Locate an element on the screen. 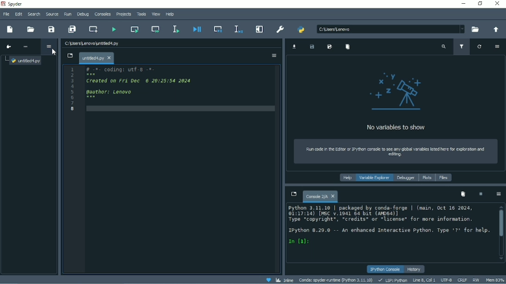 The image size is (506, 284). Save data is located at coordinates (312, 47).